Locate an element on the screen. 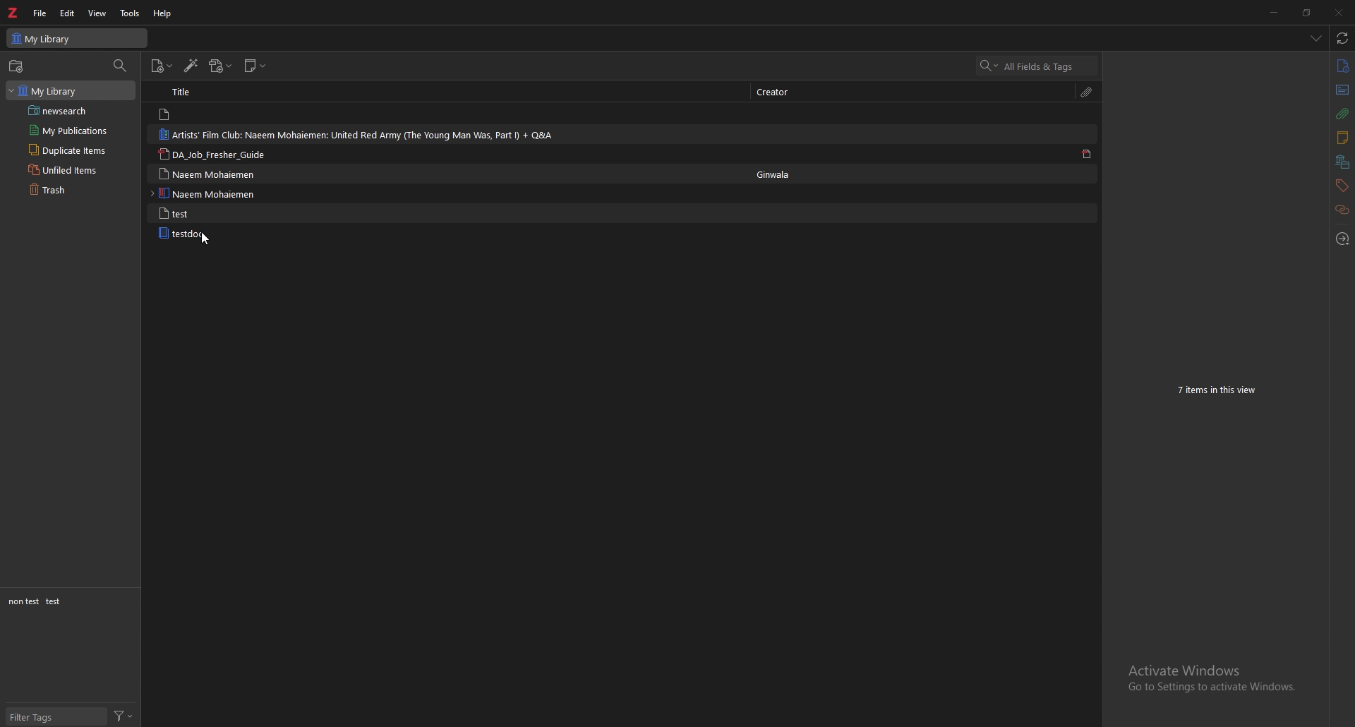 Image resolution: width=1355 pixels, height=727 pixels. edit is located at coordinates (67, 13).